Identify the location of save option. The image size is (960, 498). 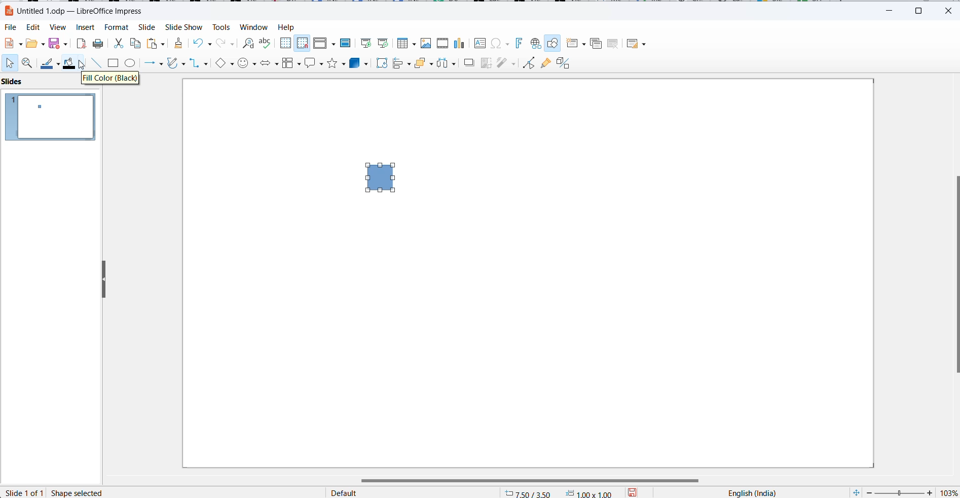
(56, 43).